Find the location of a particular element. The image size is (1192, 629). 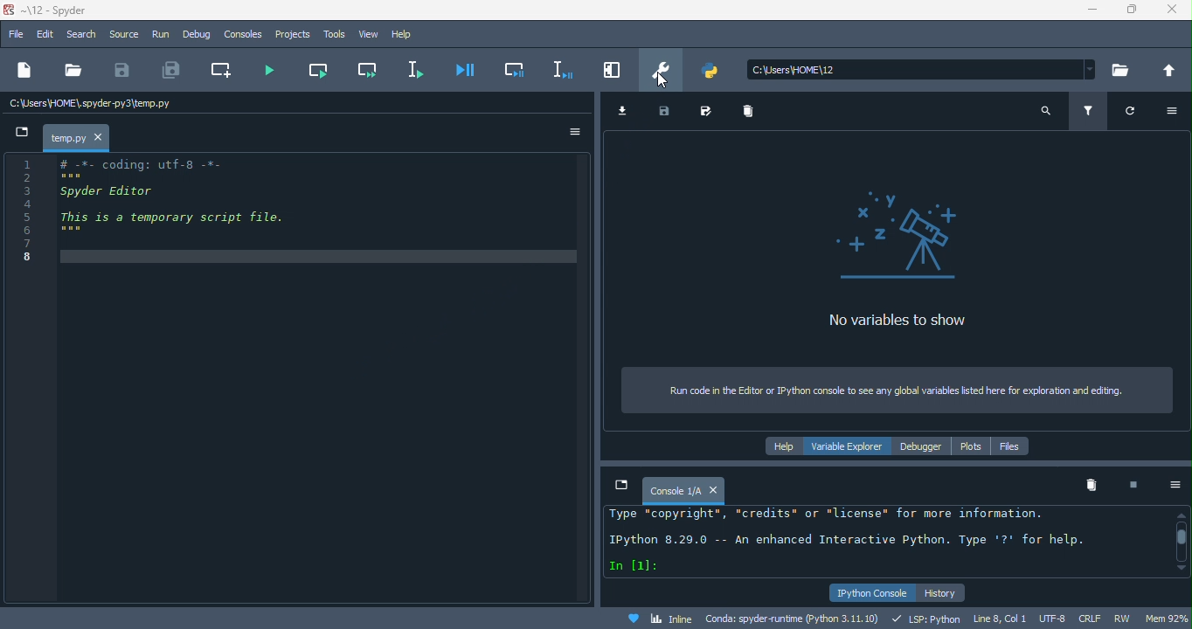

plots is located at coordinates (972, 447).